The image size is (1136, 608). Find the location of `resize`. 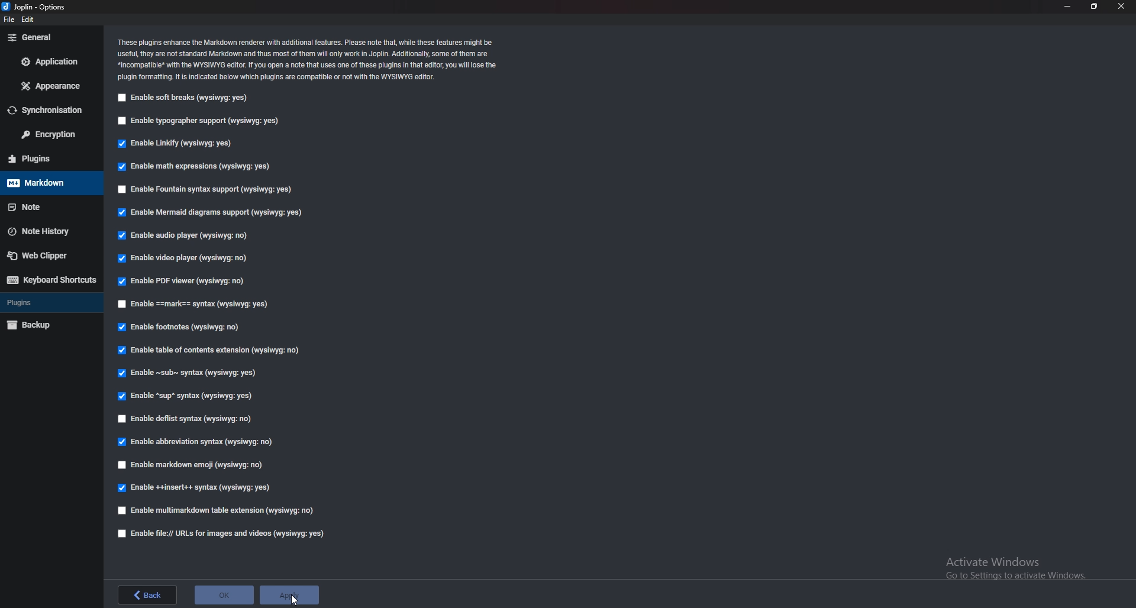

resize is located at coordinates (1095, 6).